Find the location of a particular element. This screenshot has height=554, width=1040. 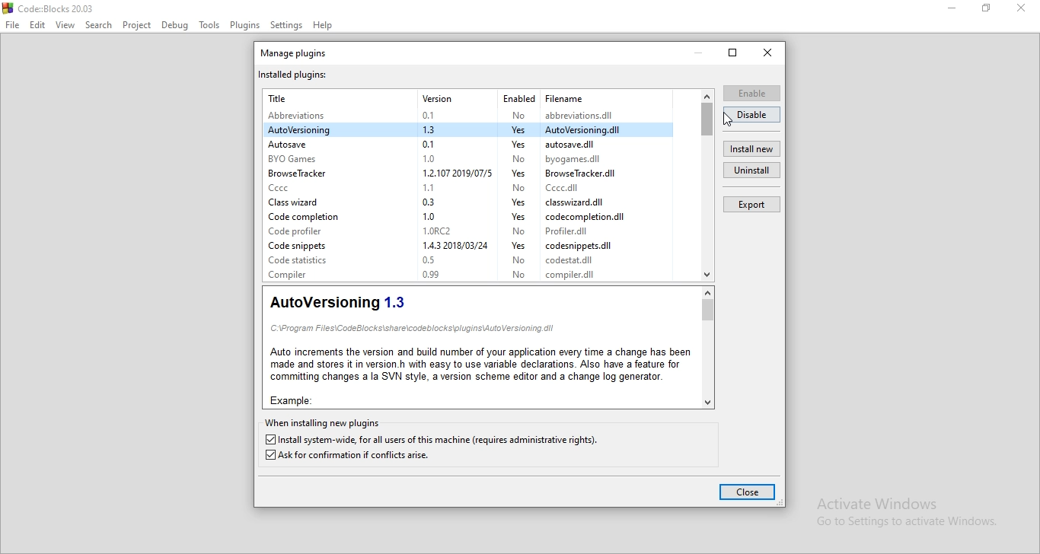

File is located at coordinates (11, 25).